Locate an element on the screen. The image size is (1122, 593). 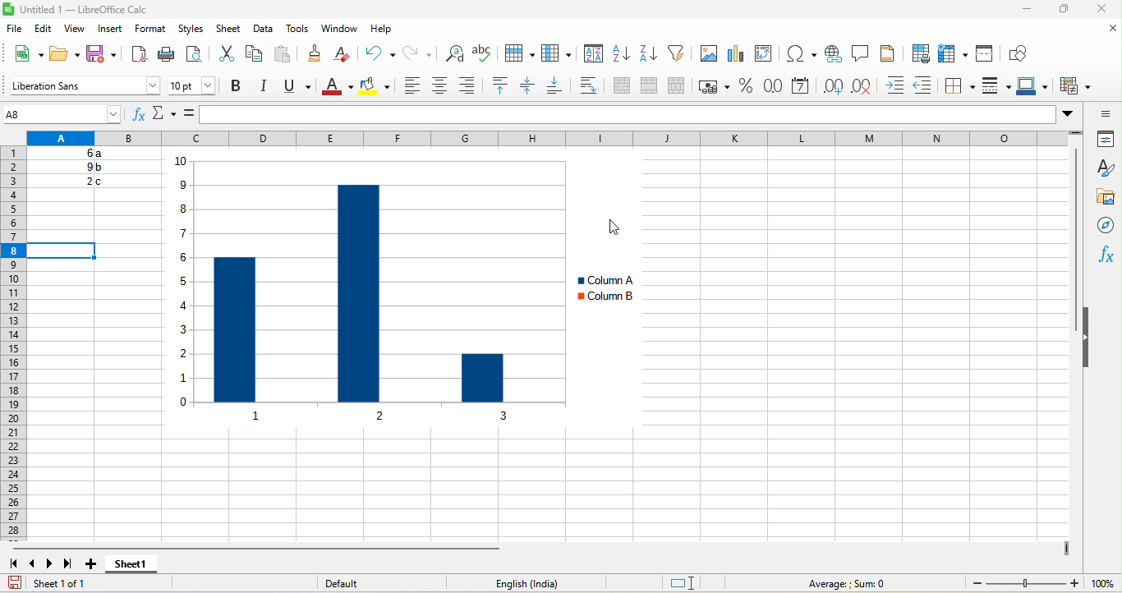
comment is located at coordinates (862, 53).